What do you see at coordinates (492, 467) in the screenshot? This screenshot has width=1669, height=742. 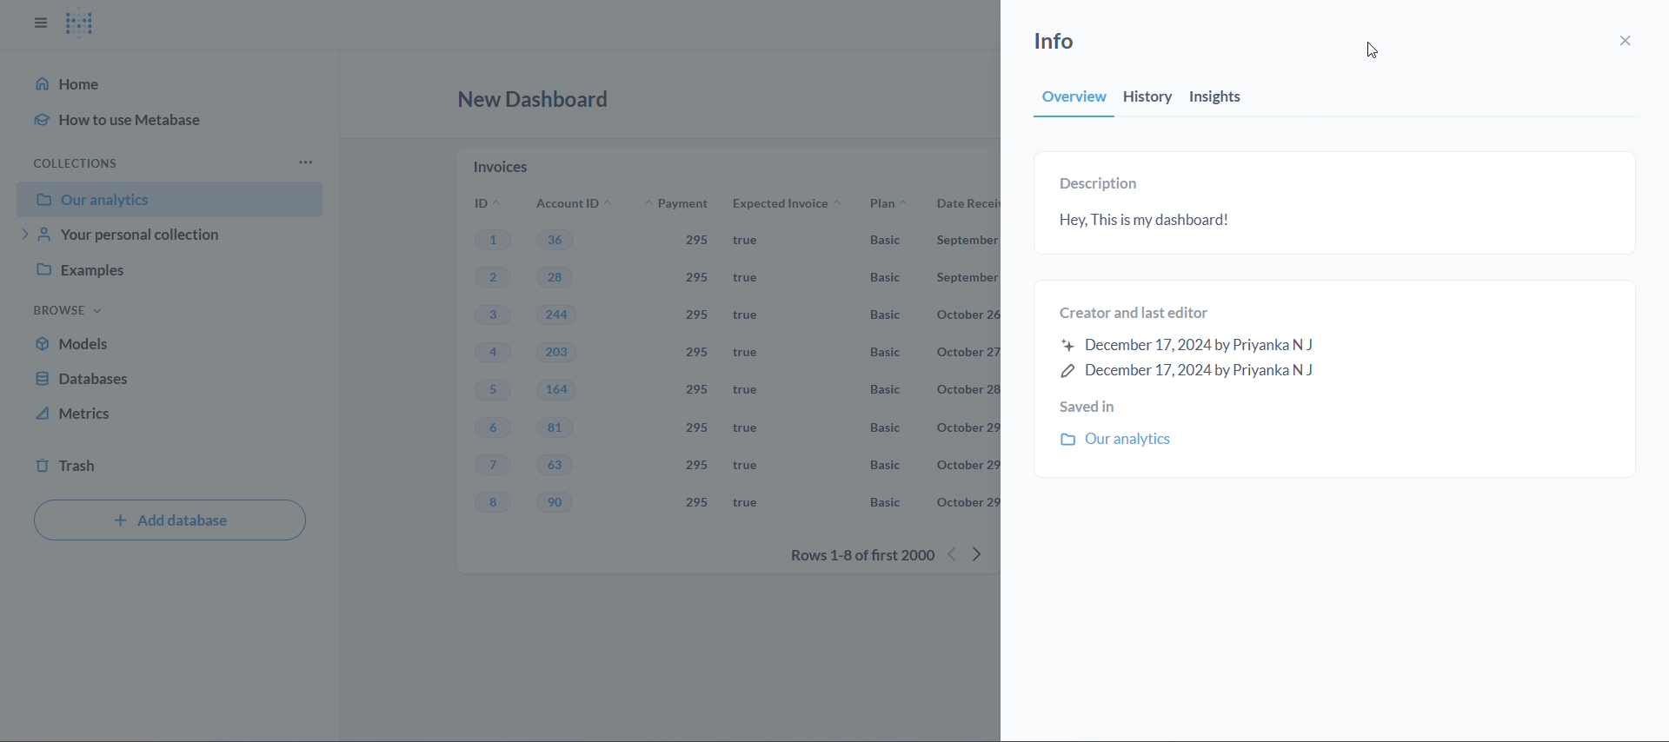 I see `7` at bounding box center [492, 467].